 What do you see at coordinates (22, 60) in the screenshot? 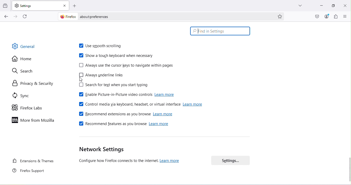
I see `Home` at bounding box center [22, 60].